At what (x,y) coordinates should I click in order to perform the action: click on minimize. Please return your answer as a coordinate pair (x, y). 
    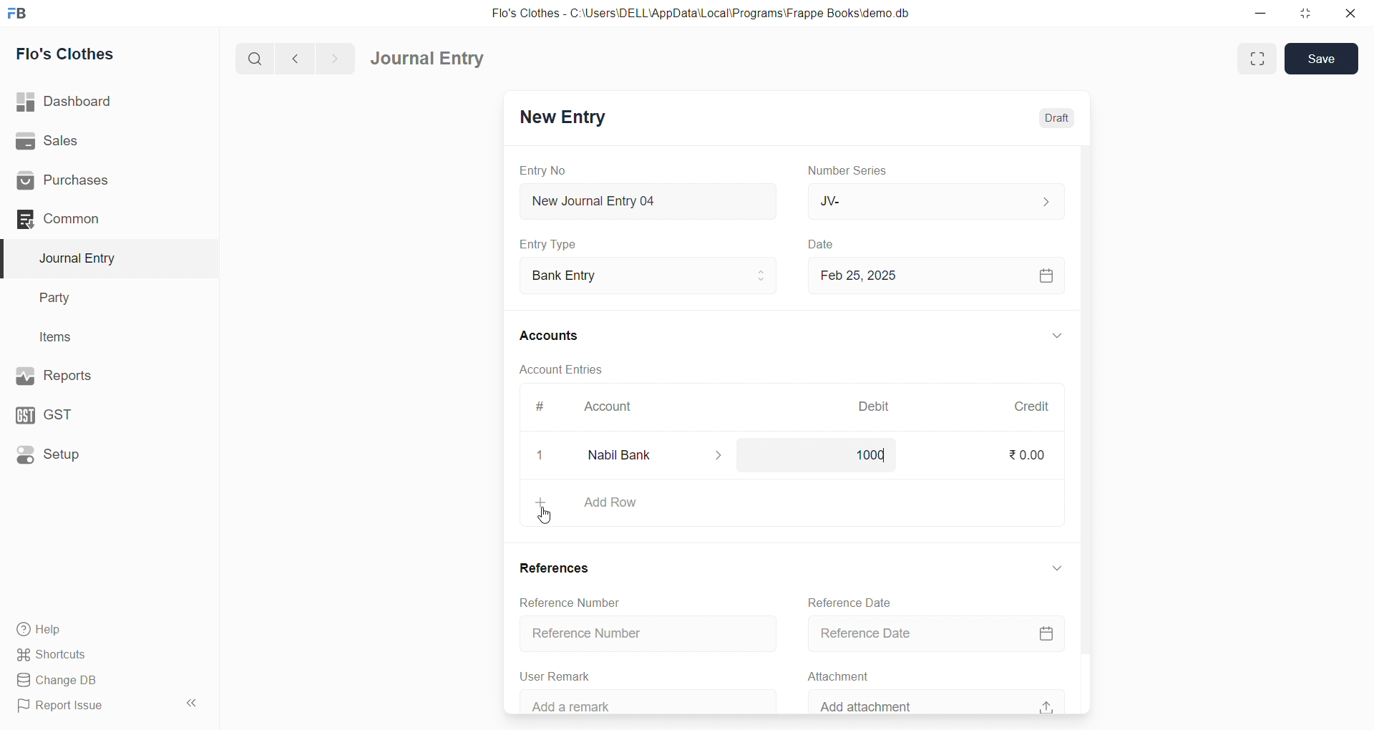
    Looking at the image, I should click on (1262, 12).